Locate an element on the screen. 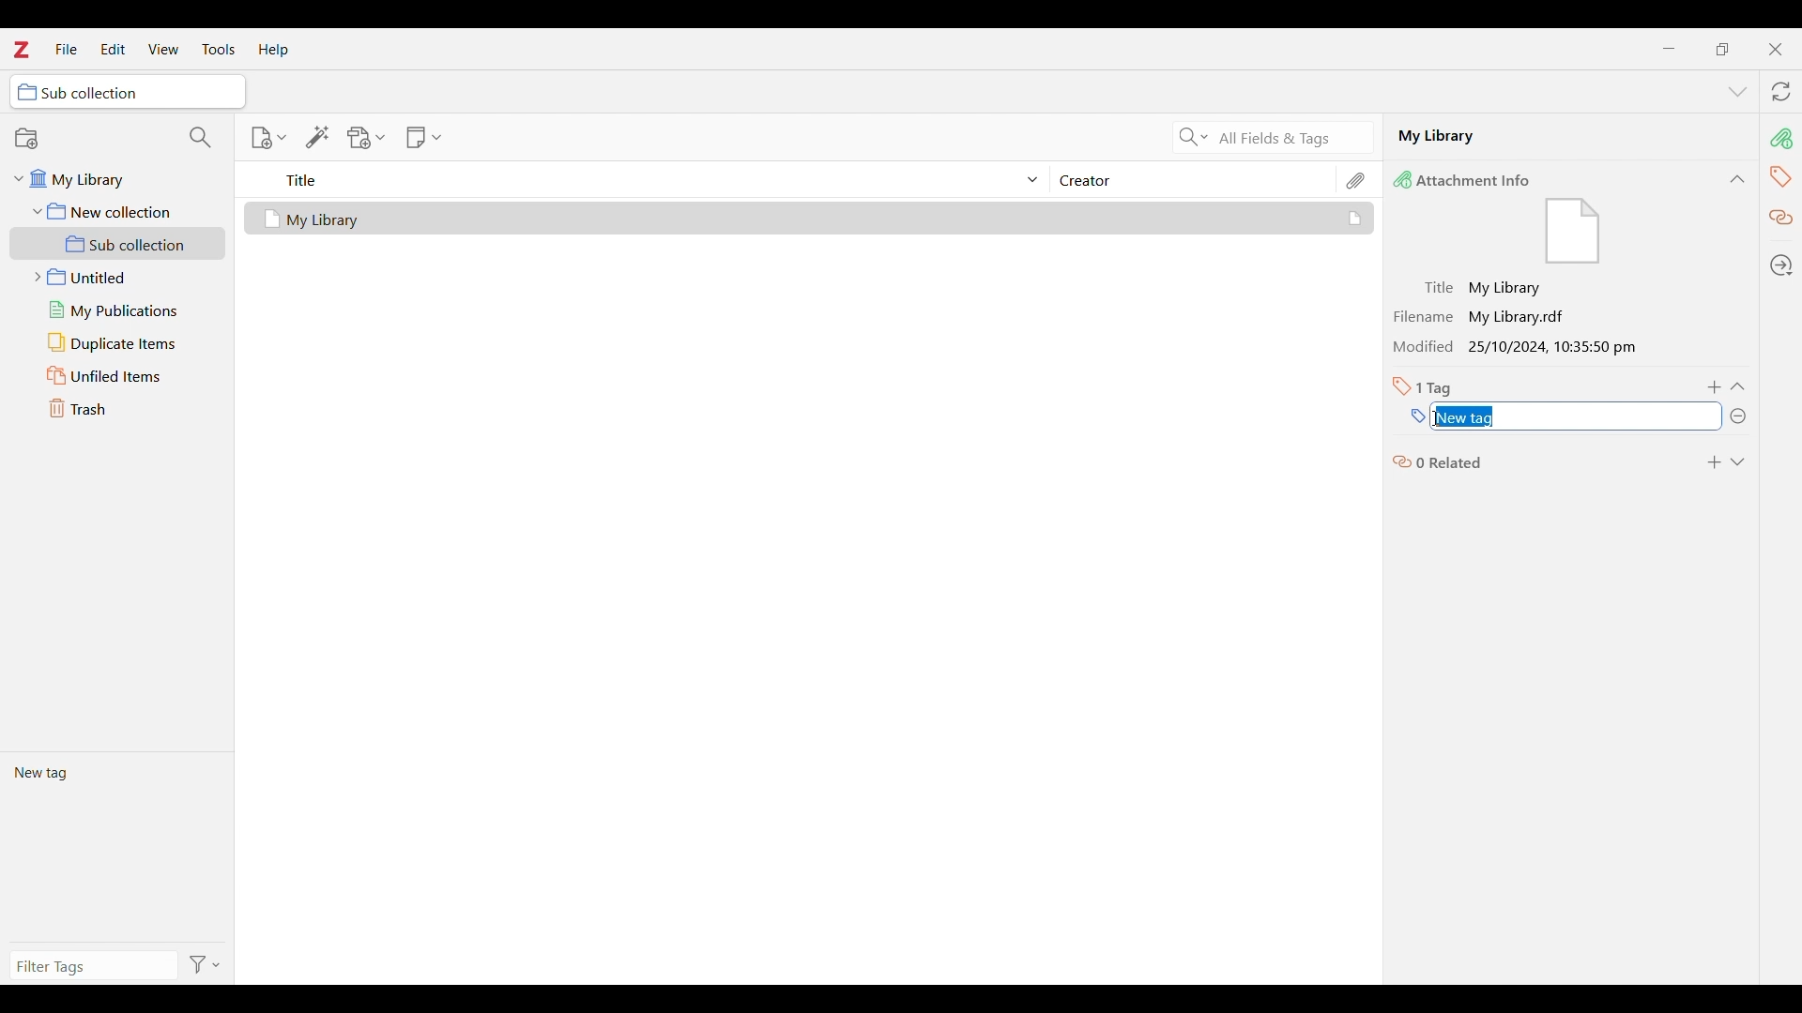 This screenshot has width=1802, height=1013. Related is located at coordinates (1782, 219).